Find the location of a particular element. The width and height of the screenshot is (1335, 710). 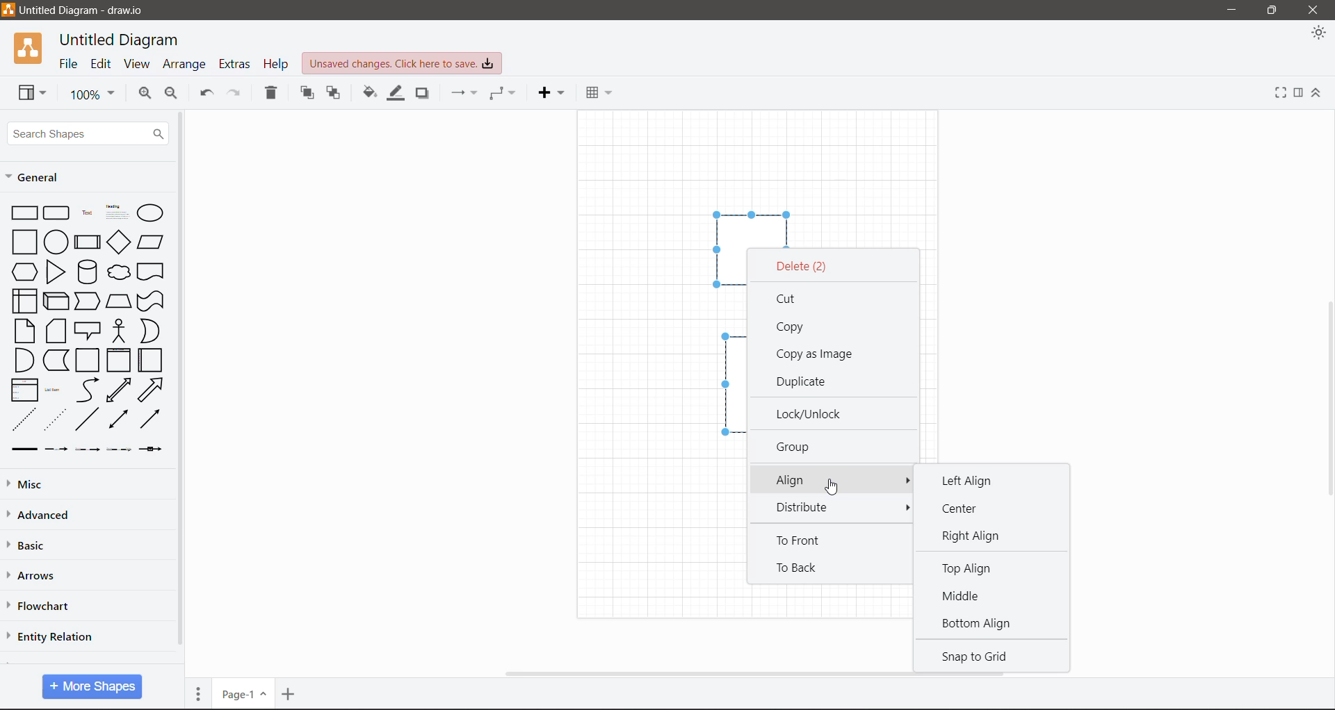

To Front is located at coordinates (805, 542).